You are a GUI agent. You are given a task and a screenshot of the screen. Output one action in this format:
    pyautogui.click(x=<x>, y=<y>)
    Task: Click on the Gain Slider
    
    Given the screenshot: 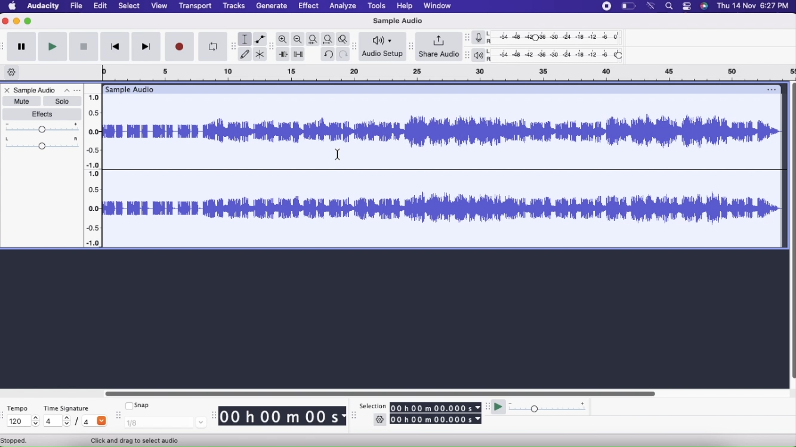 What is the action you would take?
    pyautogui.click(x=42, y=128)
    